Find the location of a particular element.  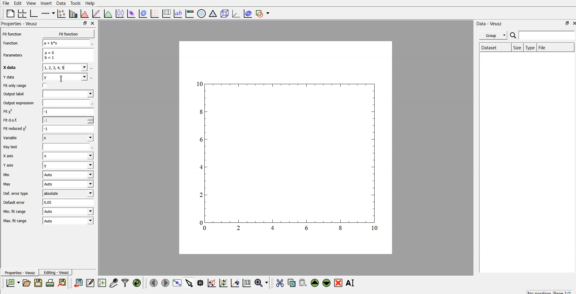

Min is located at coordinates (15, 174).